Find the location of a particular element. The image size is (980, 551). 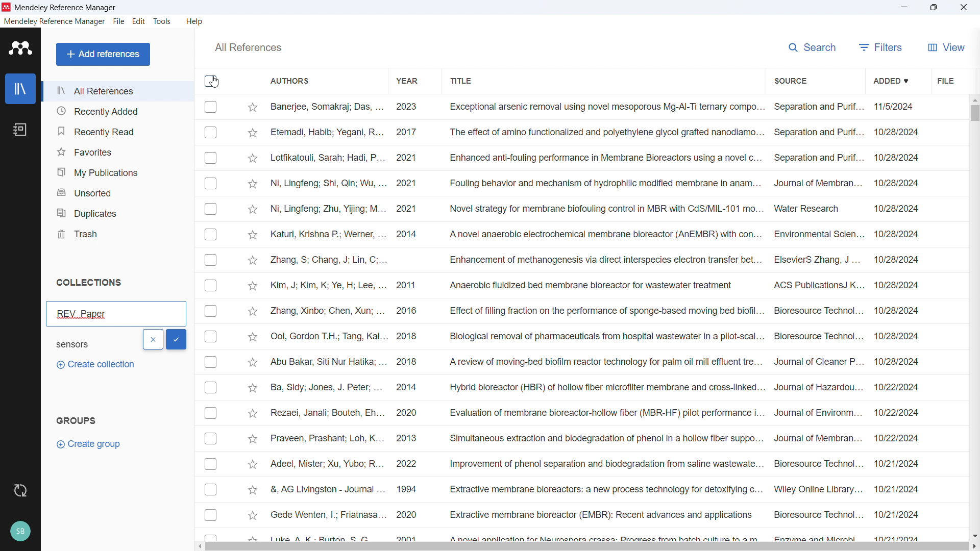

Search  is located at coordinates (813, 46).